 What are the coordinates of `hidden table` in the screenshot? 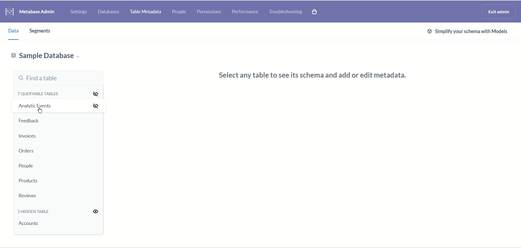 It's located at (34, 212).